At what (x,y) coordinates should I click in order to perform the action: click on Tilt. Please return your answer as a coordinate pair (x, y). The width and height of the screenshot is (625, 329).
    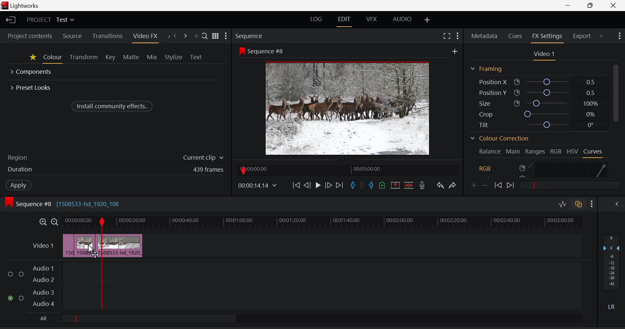
    Looking at the image, I should click on (536, 124).